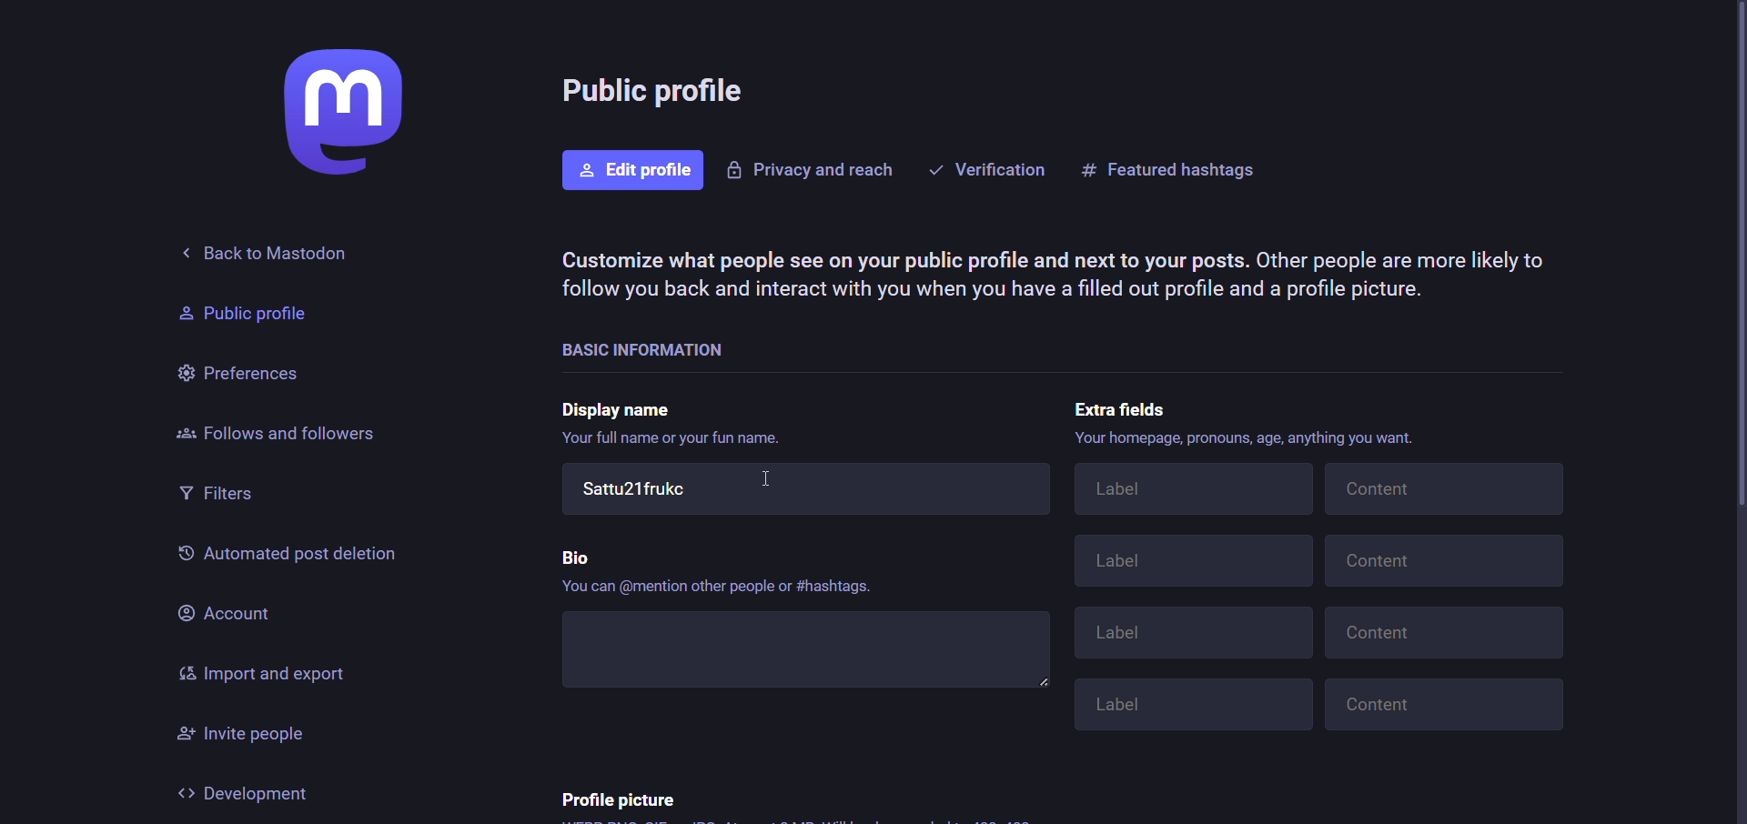 This screenshot has height=824, width=1747. What do you see at coordinates (233, 314) in the screenshot?
I see `Public profile` at bounding box center [233, 314].